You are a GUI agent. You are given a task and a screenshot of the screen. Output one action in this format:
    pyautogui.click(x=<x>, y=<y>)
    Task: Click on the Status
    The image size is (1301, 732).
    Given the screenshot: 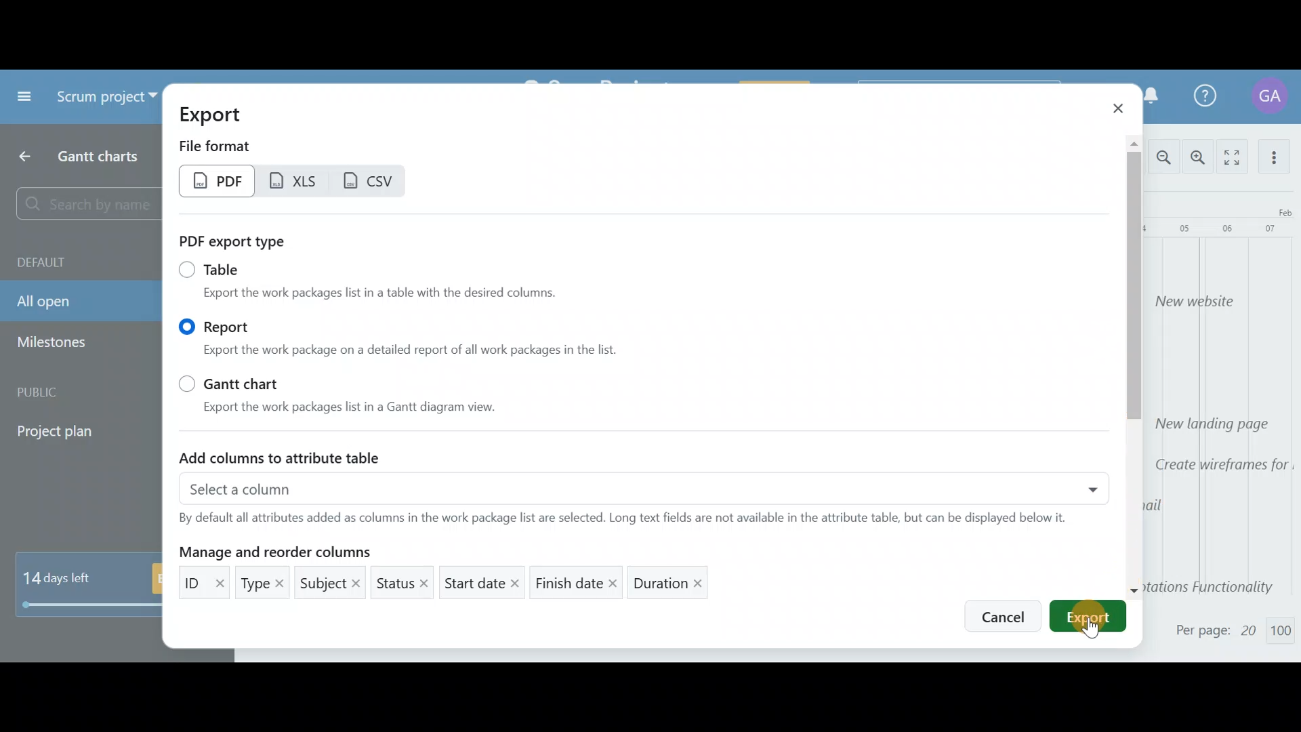 What is the action you would take?
    pyautogui.click(x=402, y=581)
    